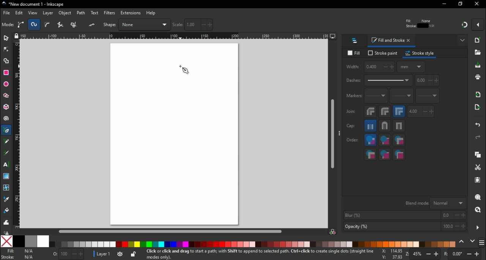  What do you see at coordinates (193, 25) in the screenshot?
I see `scale` at bounding box center [193, 25].